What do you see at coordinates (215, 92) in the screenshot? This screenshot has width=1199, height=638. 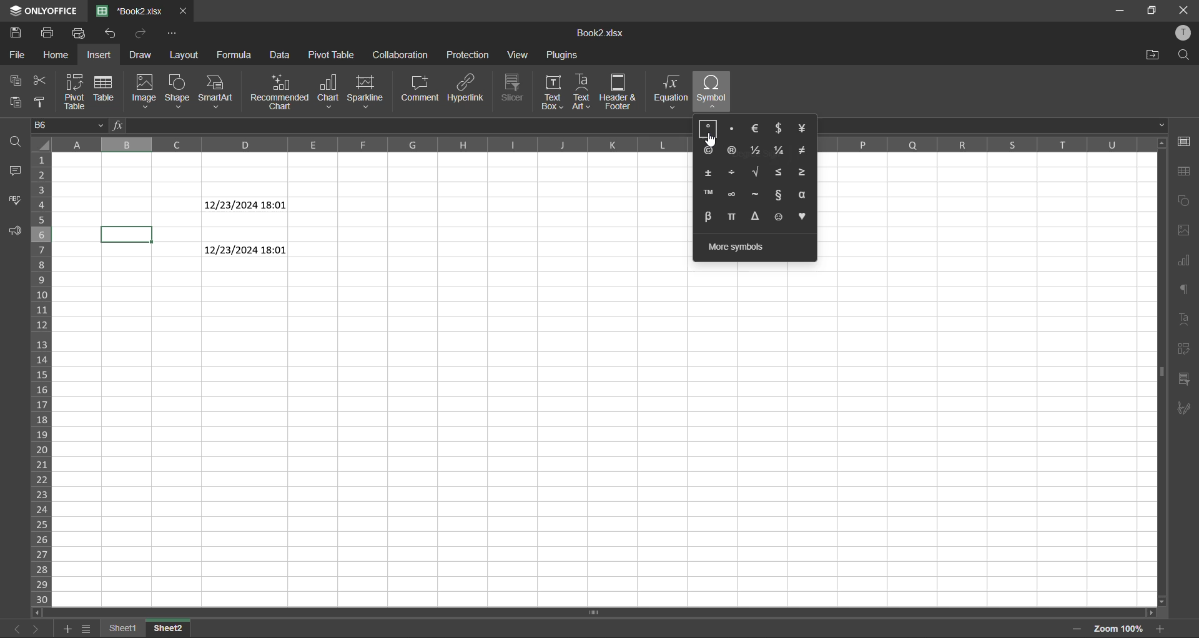 I see `smartart` at bounding box center [215, 92].